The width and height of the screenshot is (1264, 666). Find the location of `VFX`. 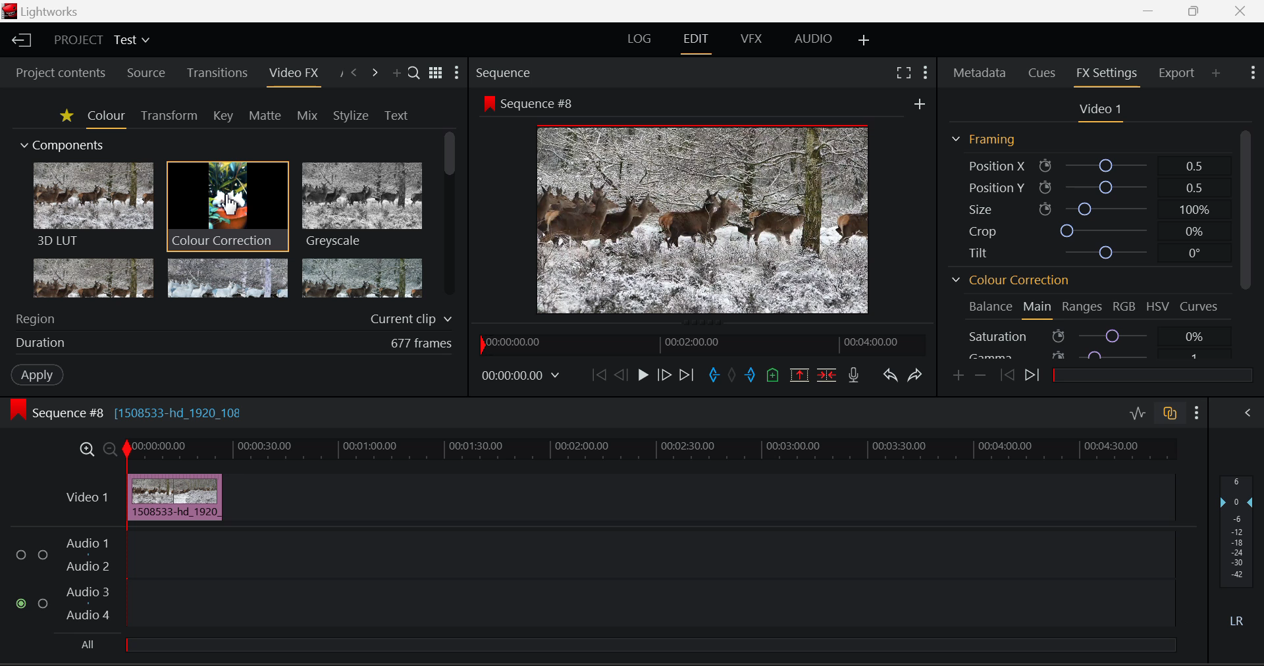

VFX is located at coordinates (750, 40).